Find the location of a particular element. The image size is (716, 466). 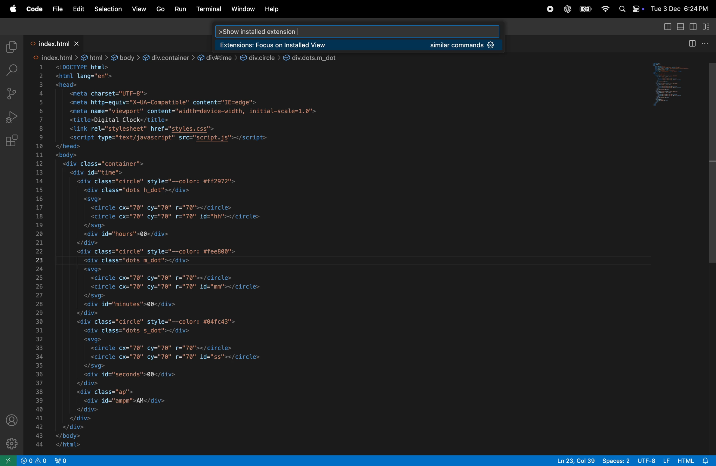

terminal is located at coordinates (209, 8).